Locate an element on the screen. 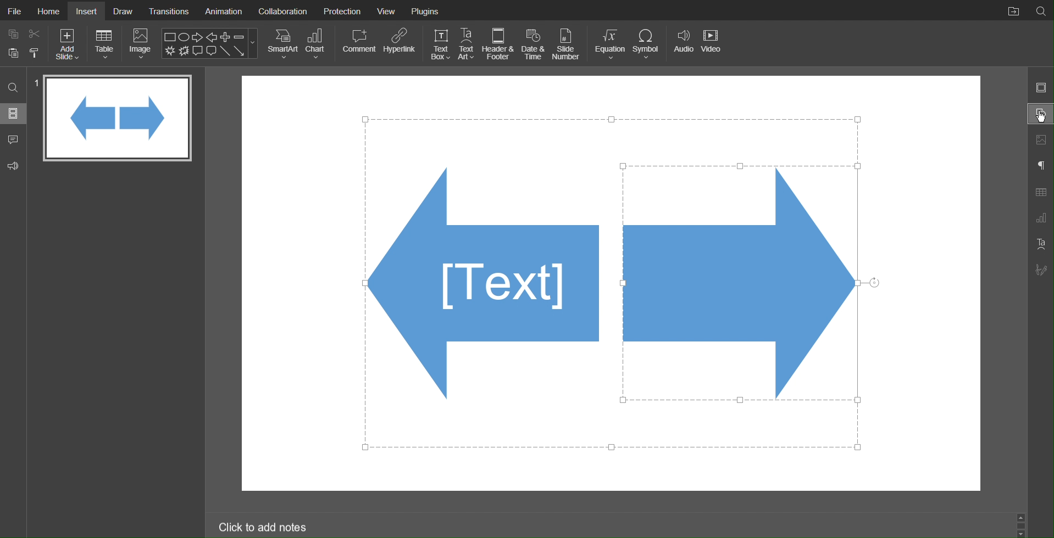  Animation is located at coordinates (223, 10).